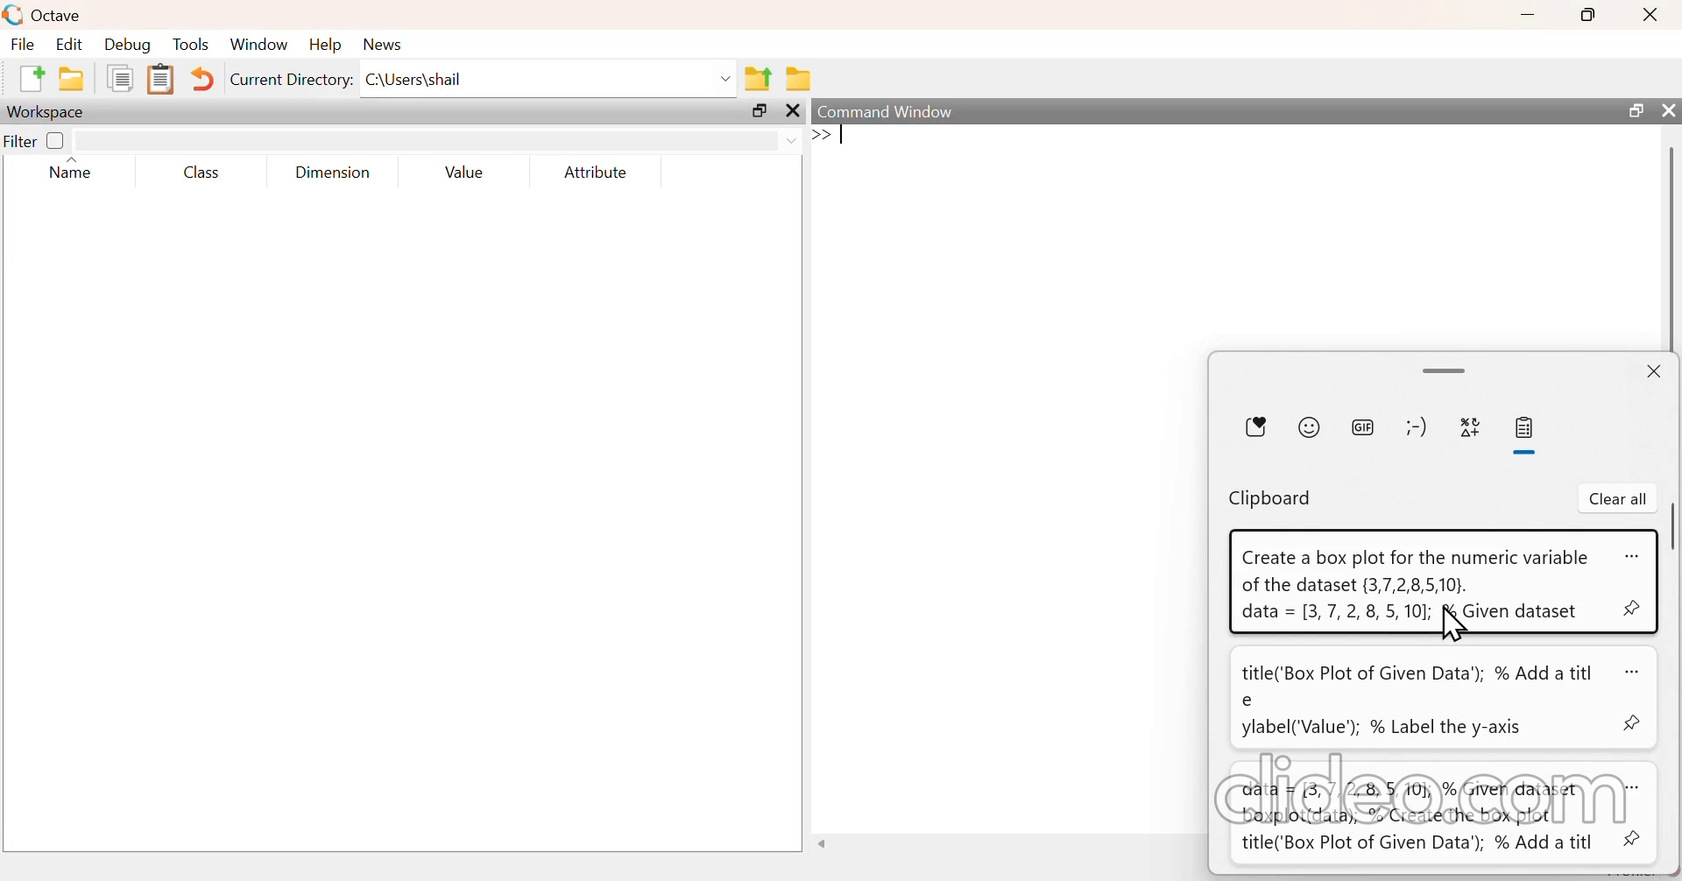 The image size is (1682, 881). Describe the element at coordinates (1655, 15) in the screenshot. I see `close` at that location.